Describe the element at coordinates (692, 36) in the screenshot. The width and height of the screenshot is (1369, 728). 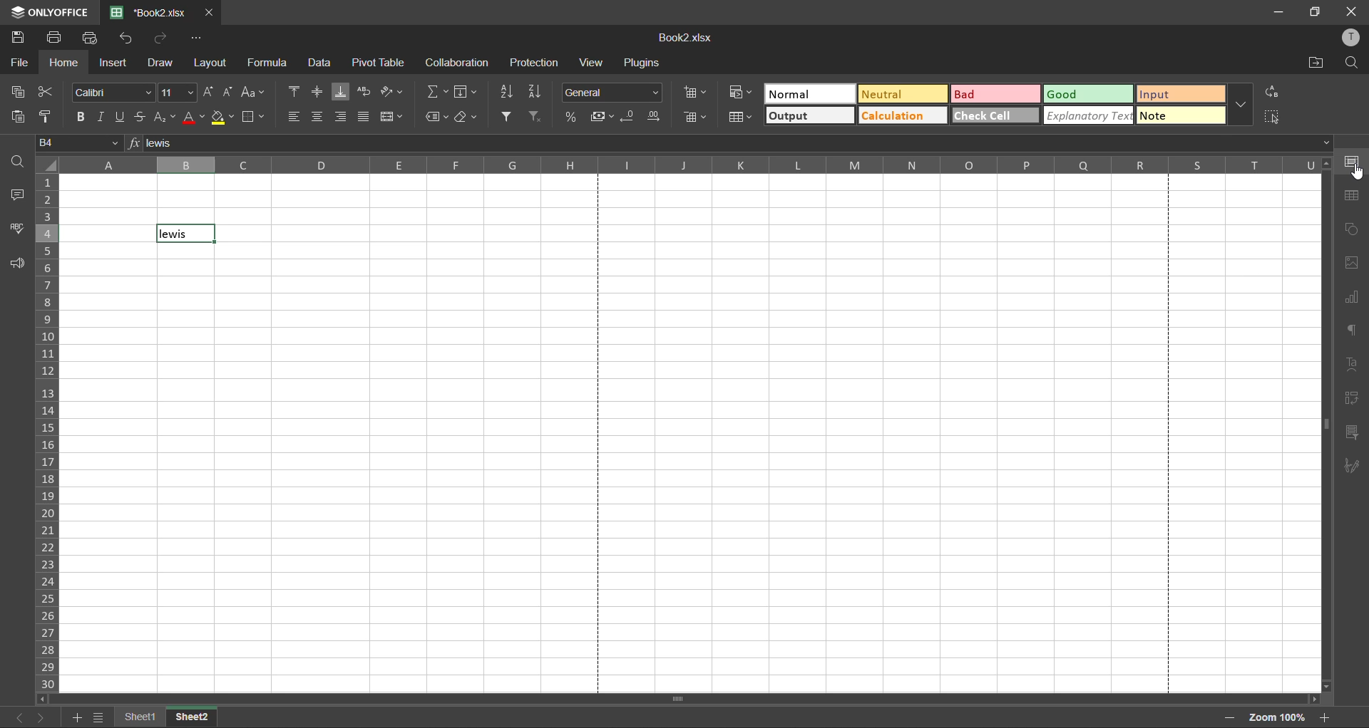
I see `filename: Book2: xlsx` at that location.